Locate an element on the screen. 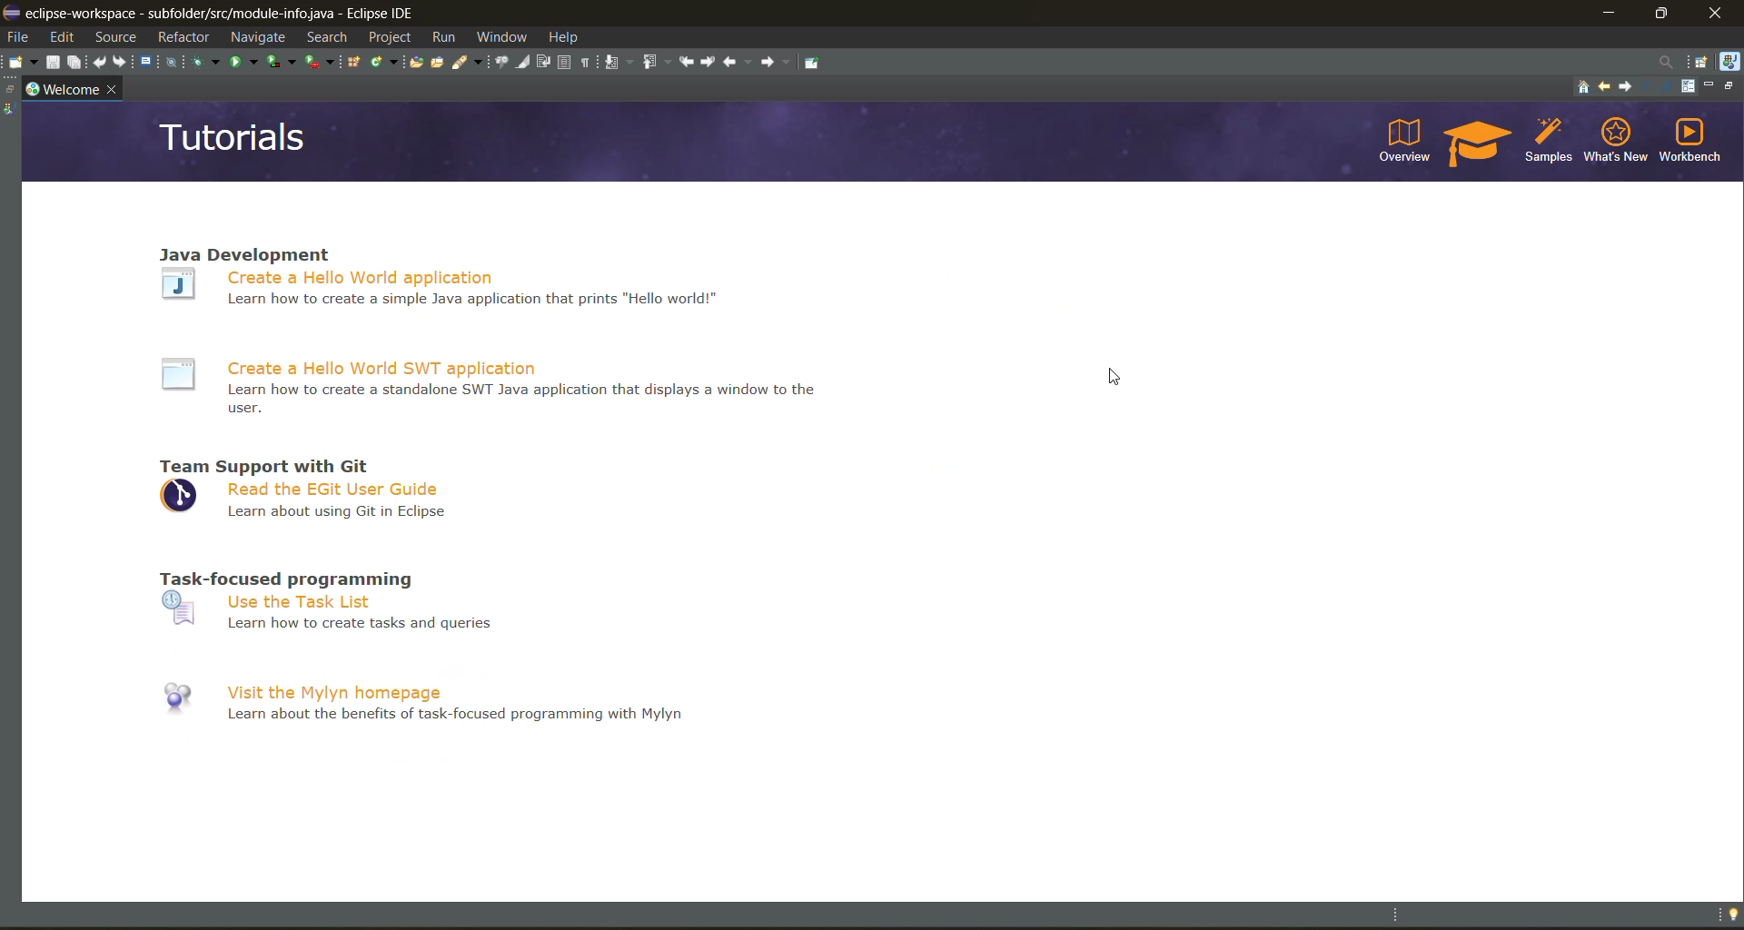 This screenshot has width=1744, height=930. forward is located at coordinates (779, 63).